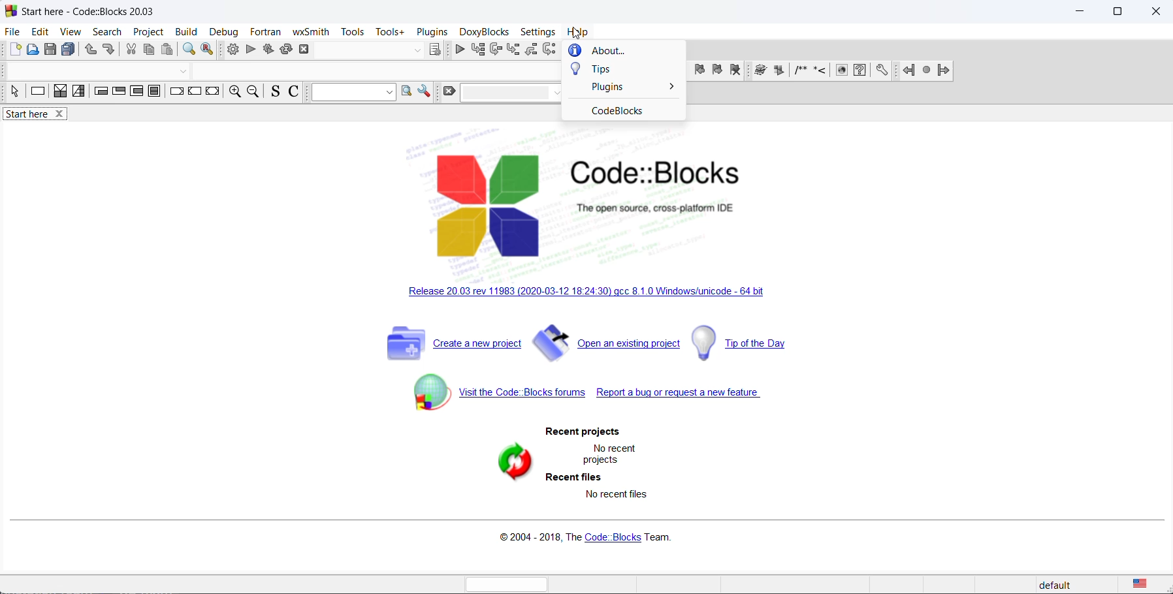 Image resolution: width=1173 pixels, height=594 pixels. What do you see at coordinates (735, 71) in the screenshot?
I see `remove bookmark` at bounding box center [735, 71].